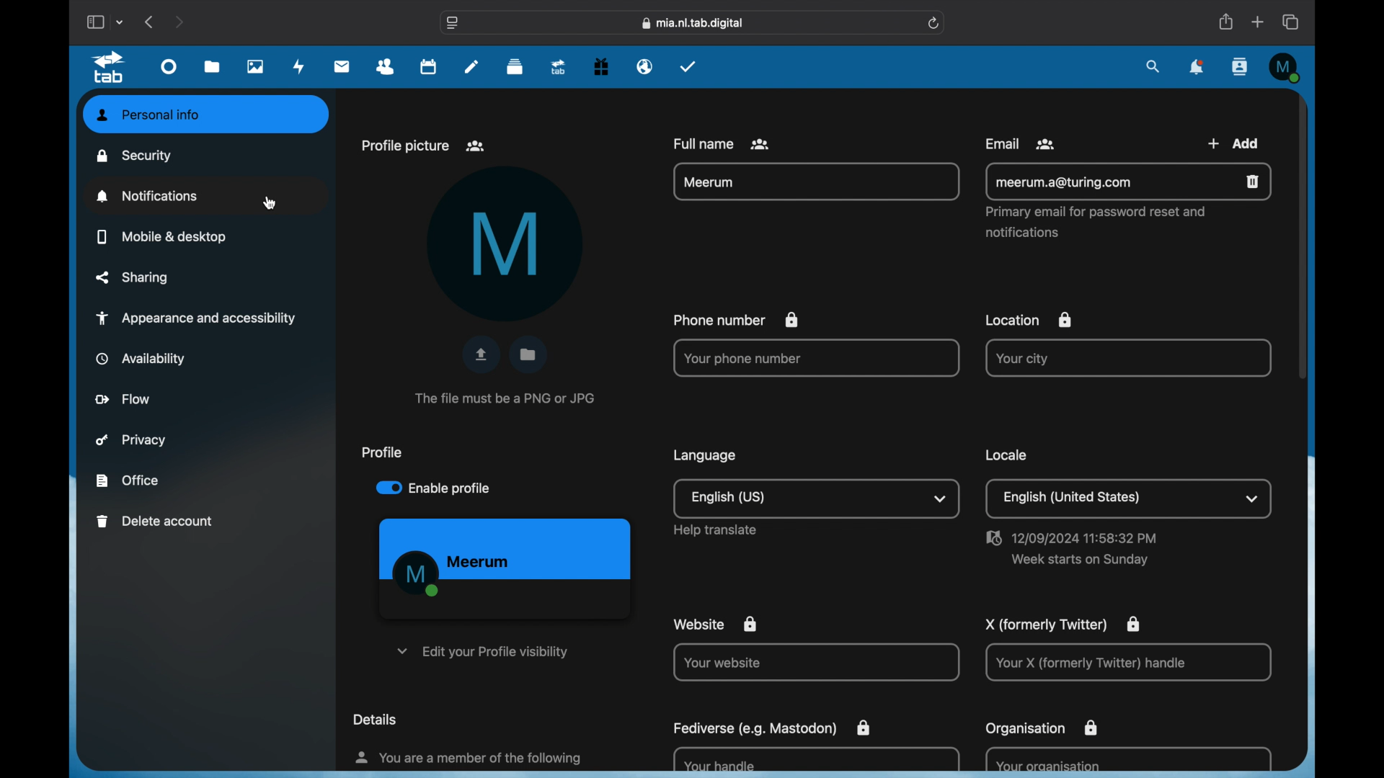  I want to click on website settings, so click(453, 24).